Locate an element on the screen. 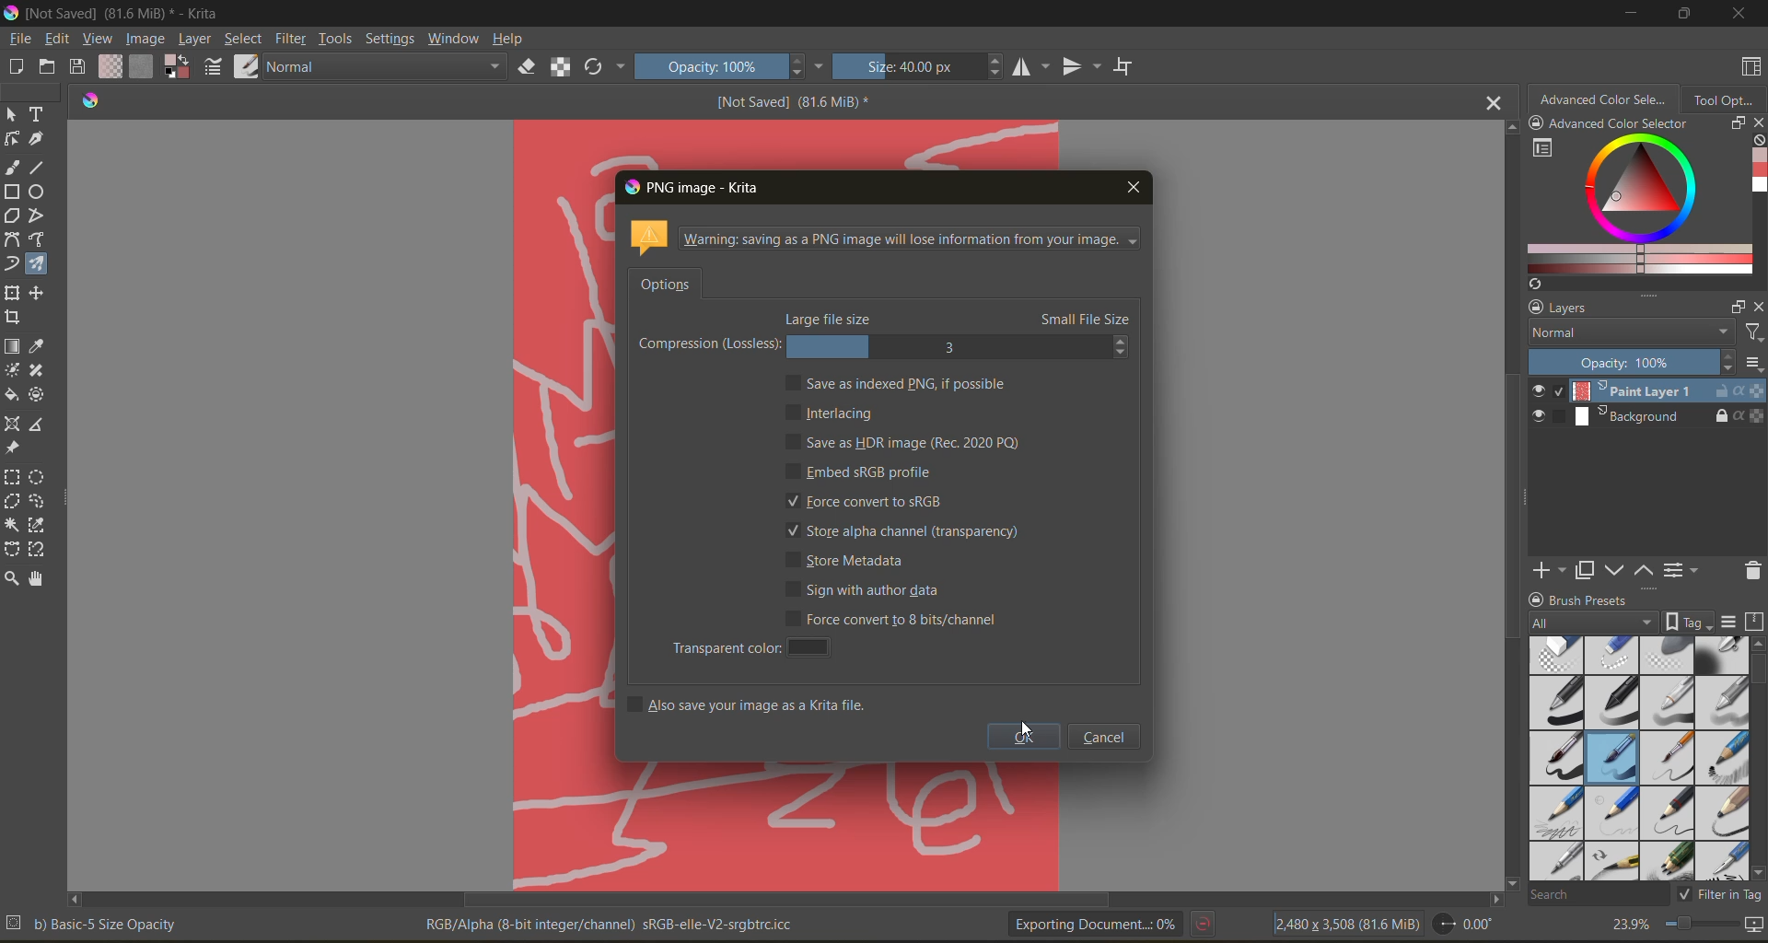 This screenshot has height=943, width=1768. advanced color selector is located at coordinates (1603, 98).